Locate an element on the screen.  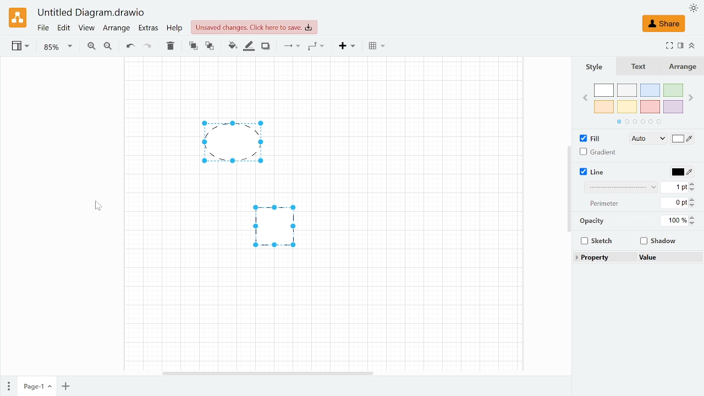
Shadow is located at coordinates (657, 242).